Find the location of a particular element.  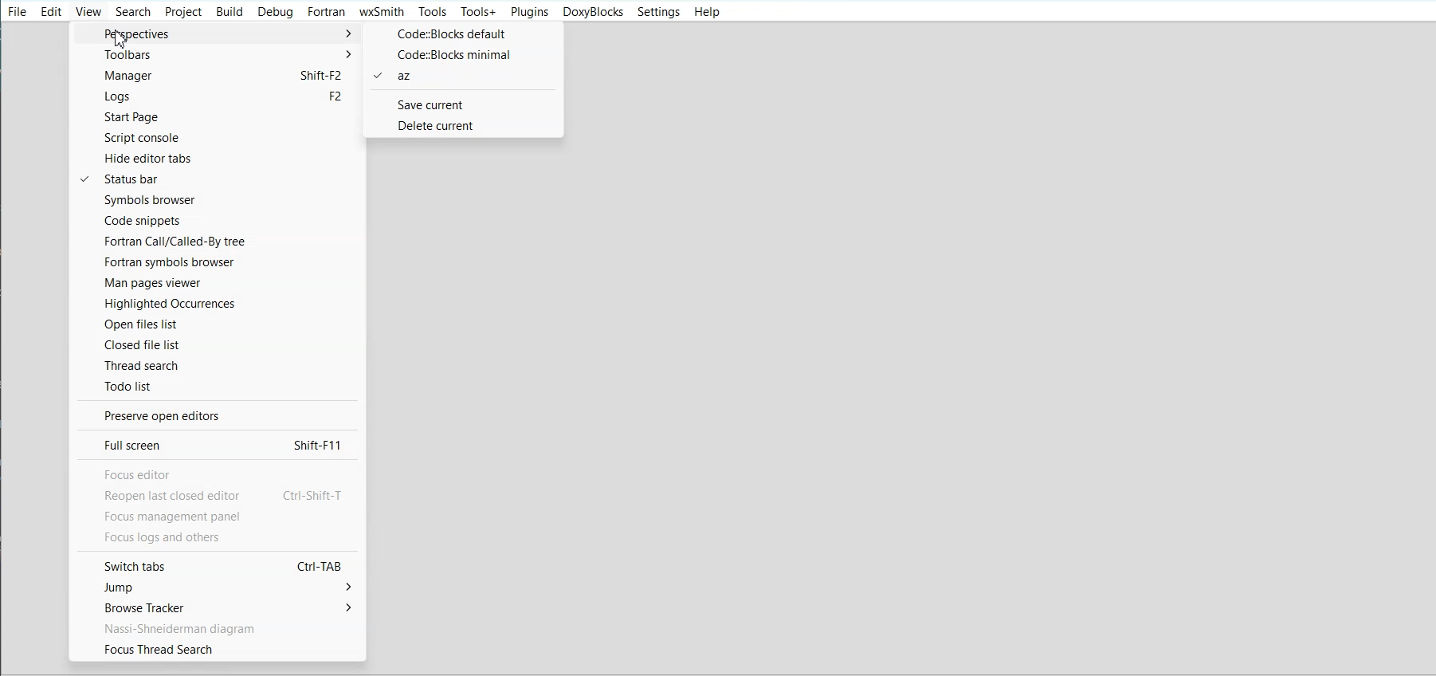

Delete current is located at coordinates (459, 126).